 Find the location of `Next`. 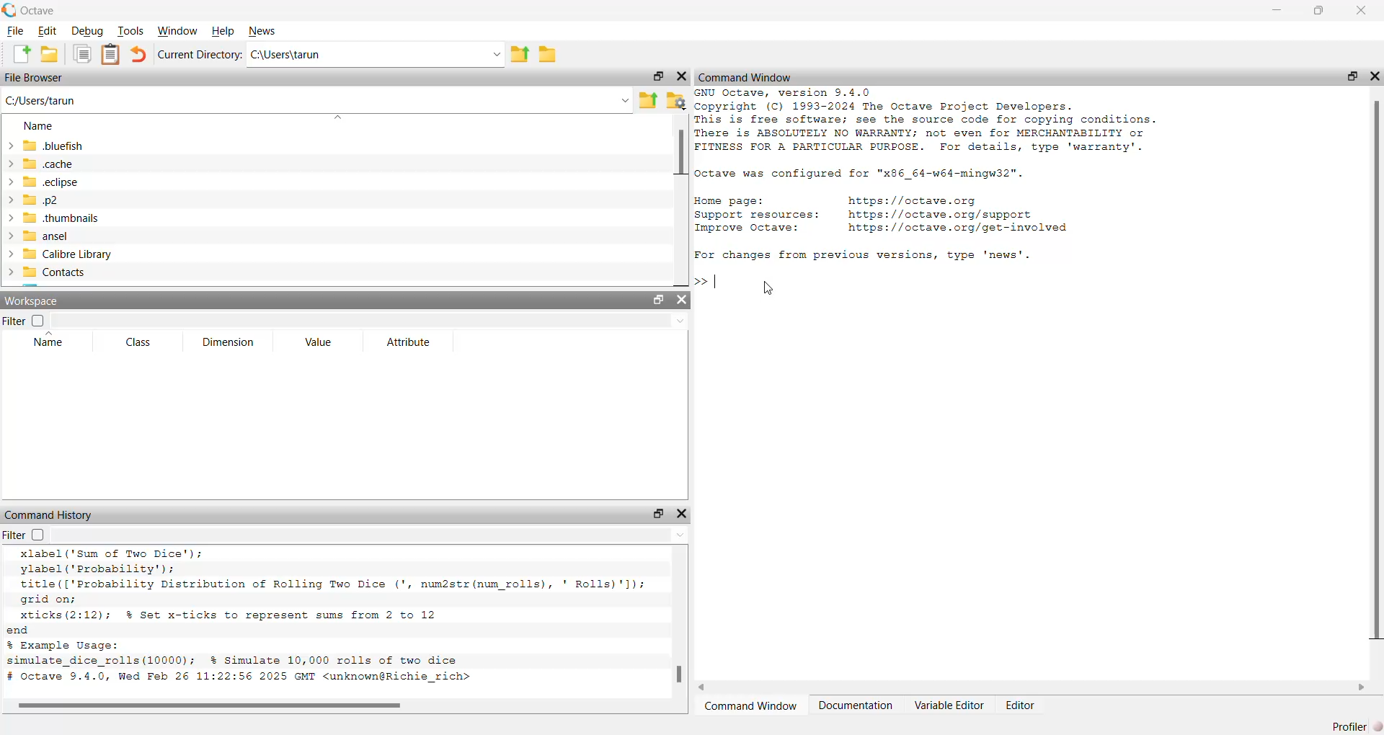

Next is located at coordinates (1358, 688).